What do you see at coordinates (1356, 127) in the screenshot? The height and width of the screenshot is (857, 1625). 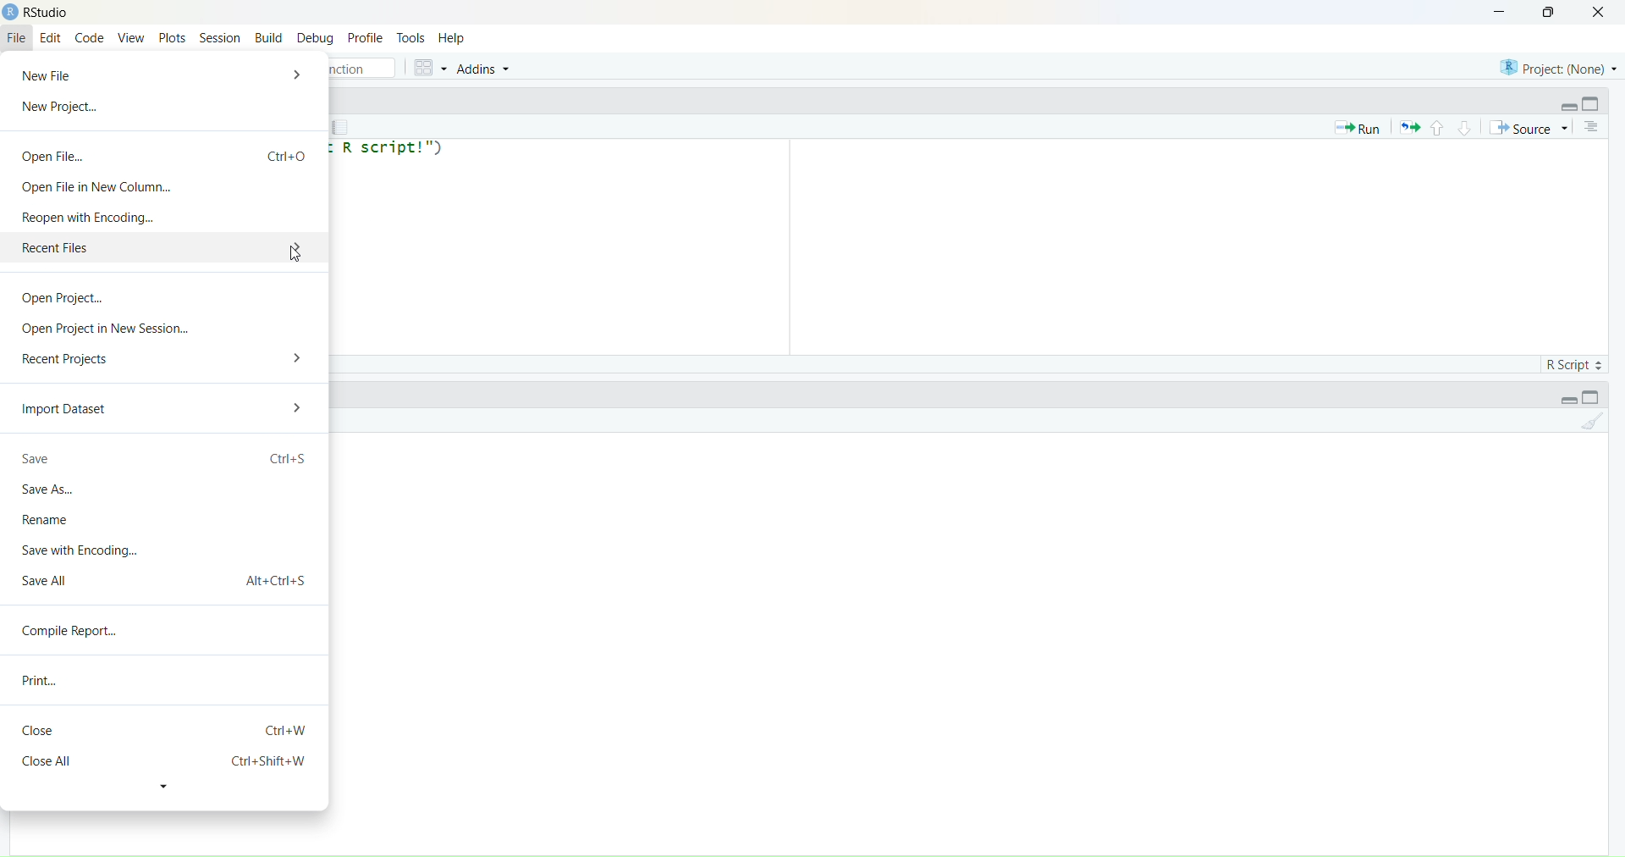 I see `Run the current line or selection (Ctrl + Enter)` at bounding box center [1356, 127].